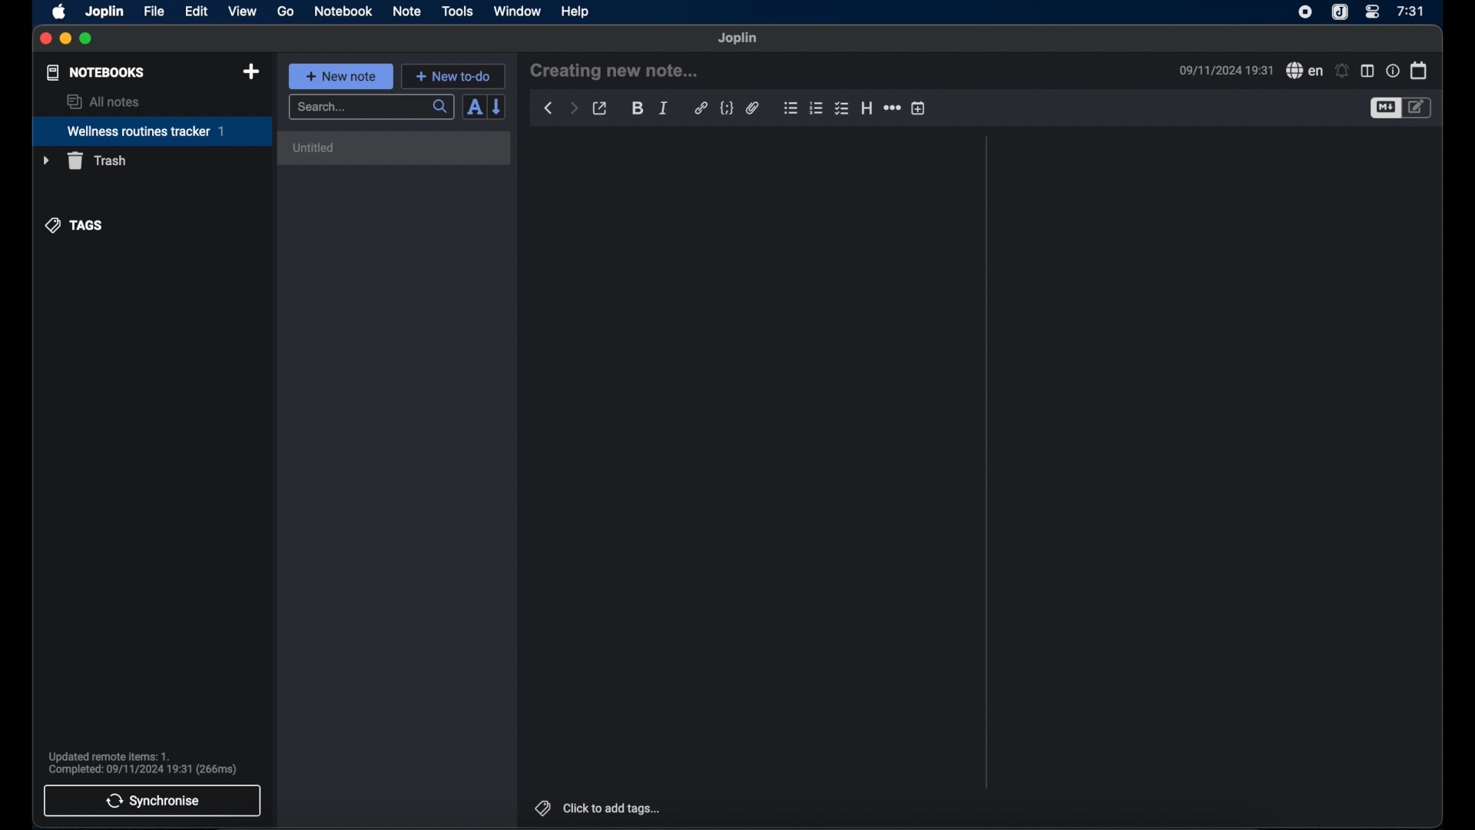 This screenshot has width=1475, height=830. I want to click on joplin, so click(105, 12).